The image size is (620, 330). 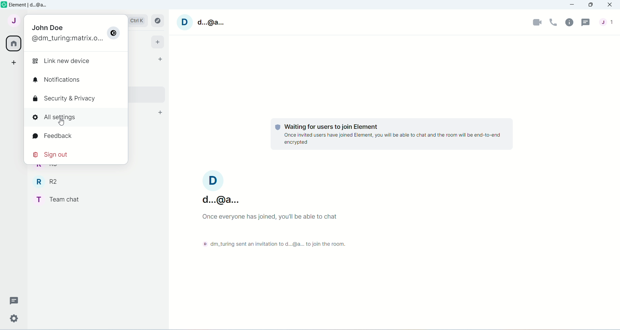 I want to click on cursor movement, so click(x=63, y=123).